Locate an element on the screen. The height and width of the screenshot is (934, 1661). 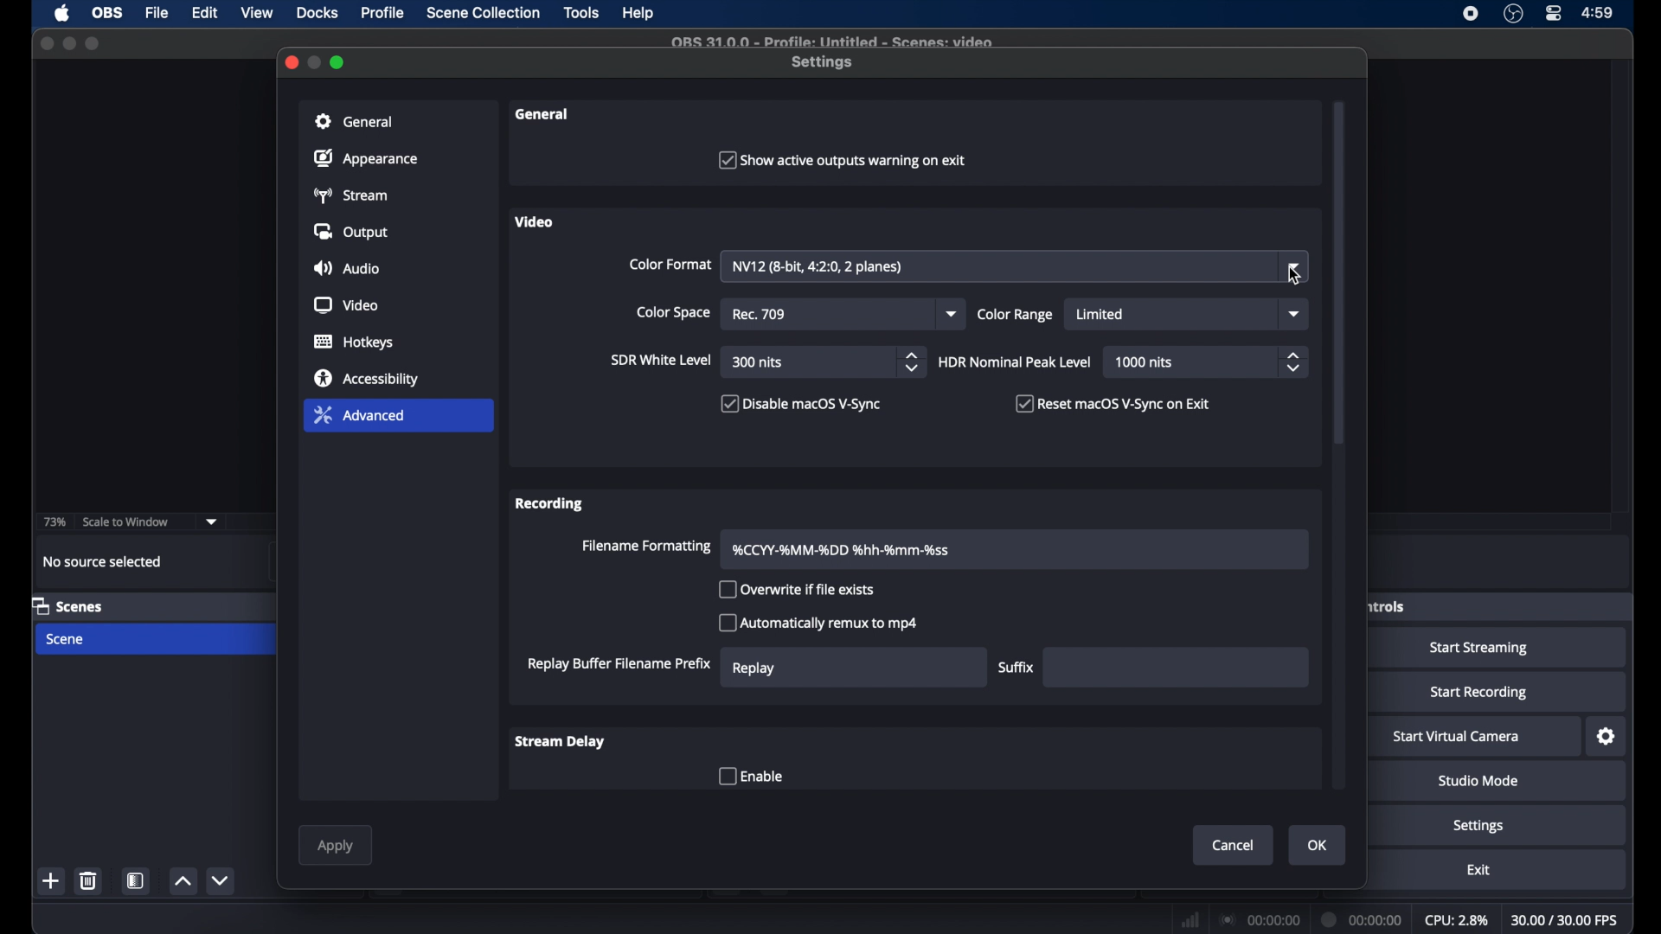
replay buffer filename prefix is located at coordinates (617, 664).